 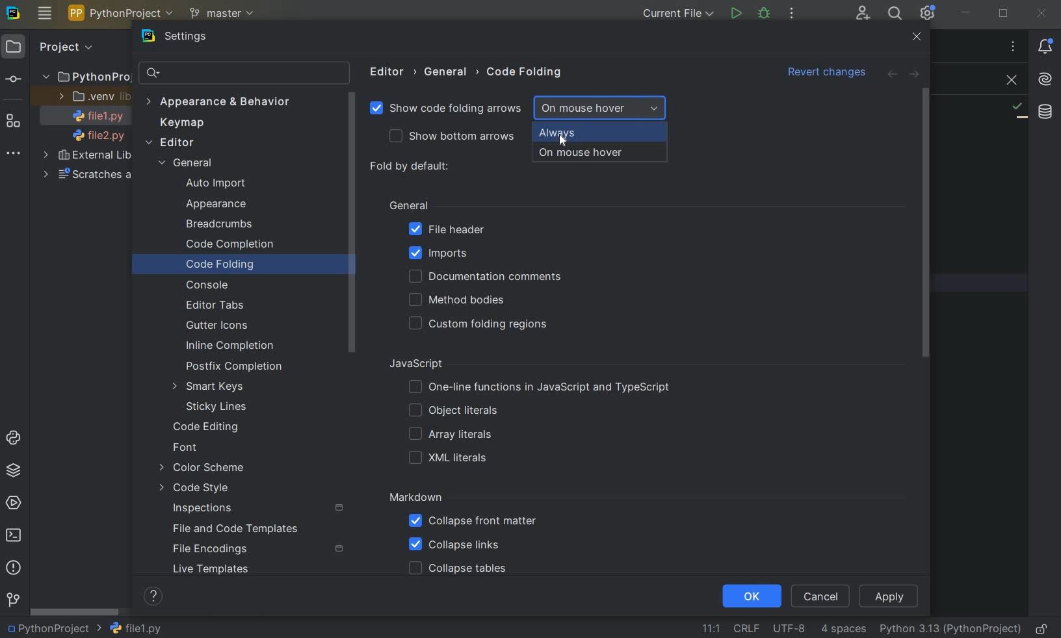 What do you see at coordinates (541, 387) in the screenshot?
I see `ONE-LINE FUNCTIONS IN JAVASCRIPT AND TYPESCRIPT` at bounding box center [541, 387].